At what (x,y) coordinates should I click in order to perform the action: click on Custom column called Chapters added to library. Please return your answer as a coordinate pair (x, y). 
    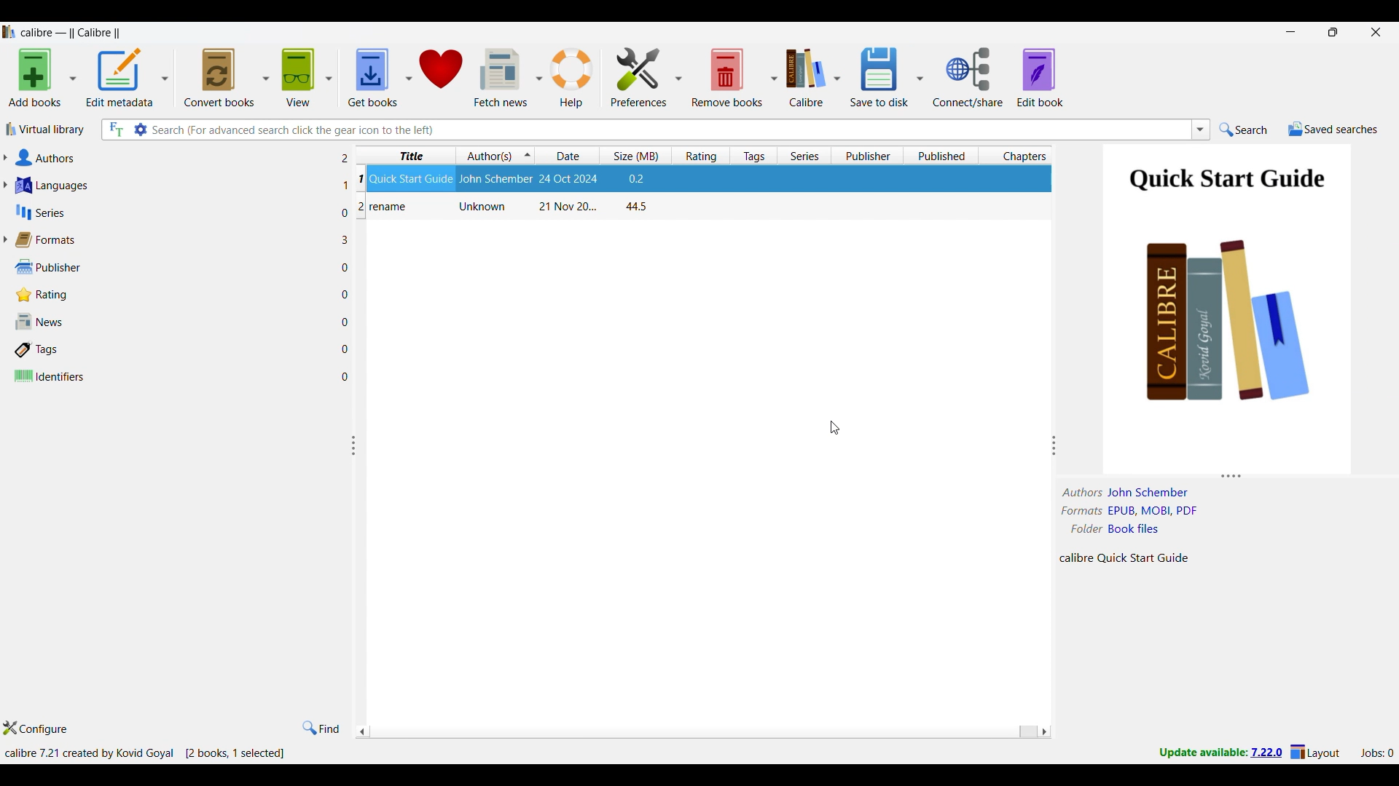
    Looking at the image, I should click on (1016, 155).